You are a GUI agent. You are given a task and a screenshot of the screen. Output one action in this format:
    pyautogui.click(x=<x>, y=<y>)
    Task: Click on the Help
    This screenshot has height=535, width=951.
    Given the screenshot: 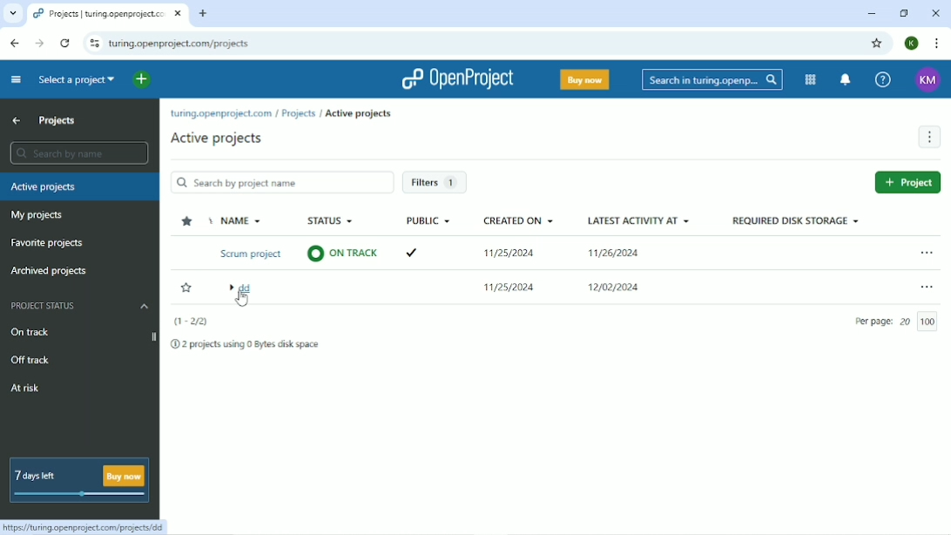 What is the action you would take?
    pyautogui.click(x=884, y=78)
    